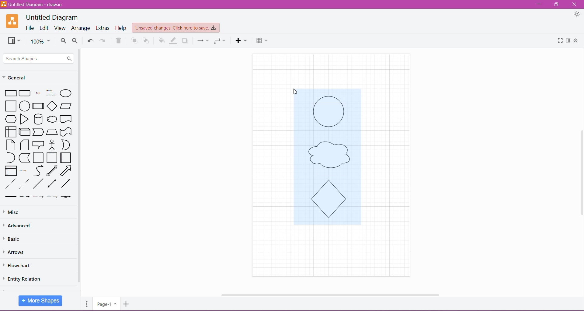 This screenshot has width=584, height=311. I want to click on Page 1, so click(106, 303).